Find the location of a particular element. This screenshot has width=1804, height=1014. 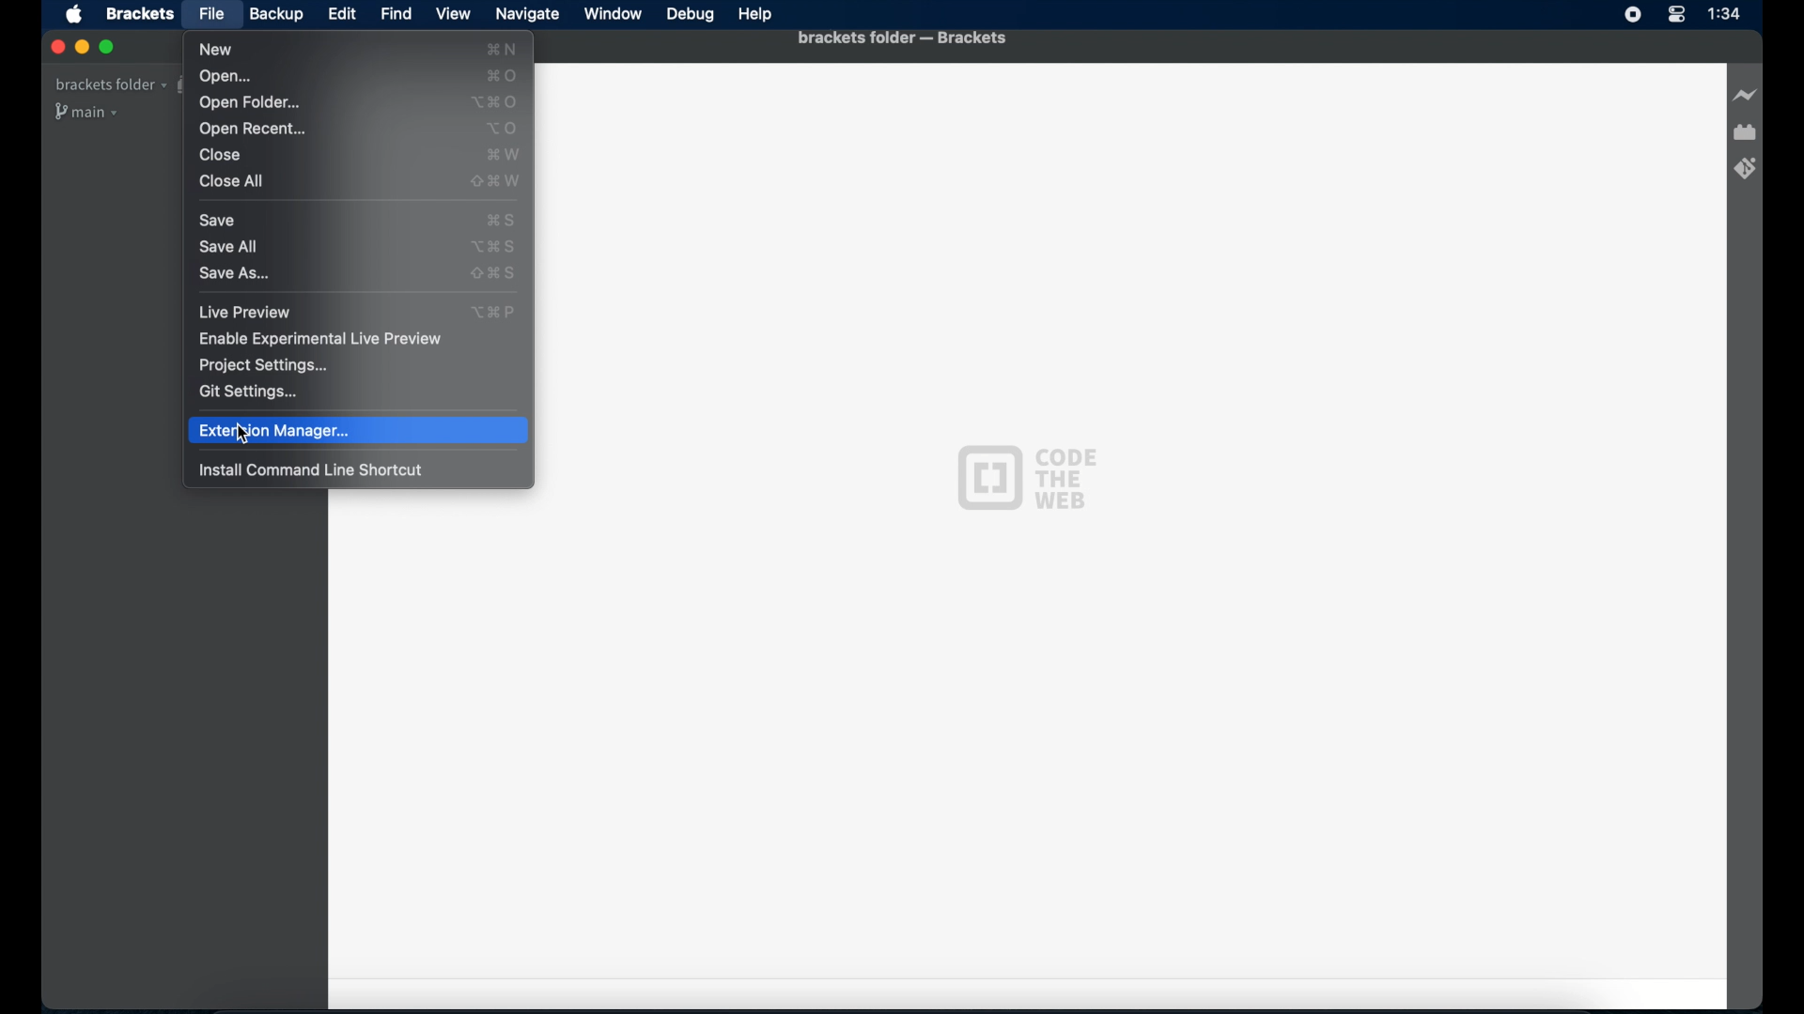

open shortcut is located at coordinates (503, 76).